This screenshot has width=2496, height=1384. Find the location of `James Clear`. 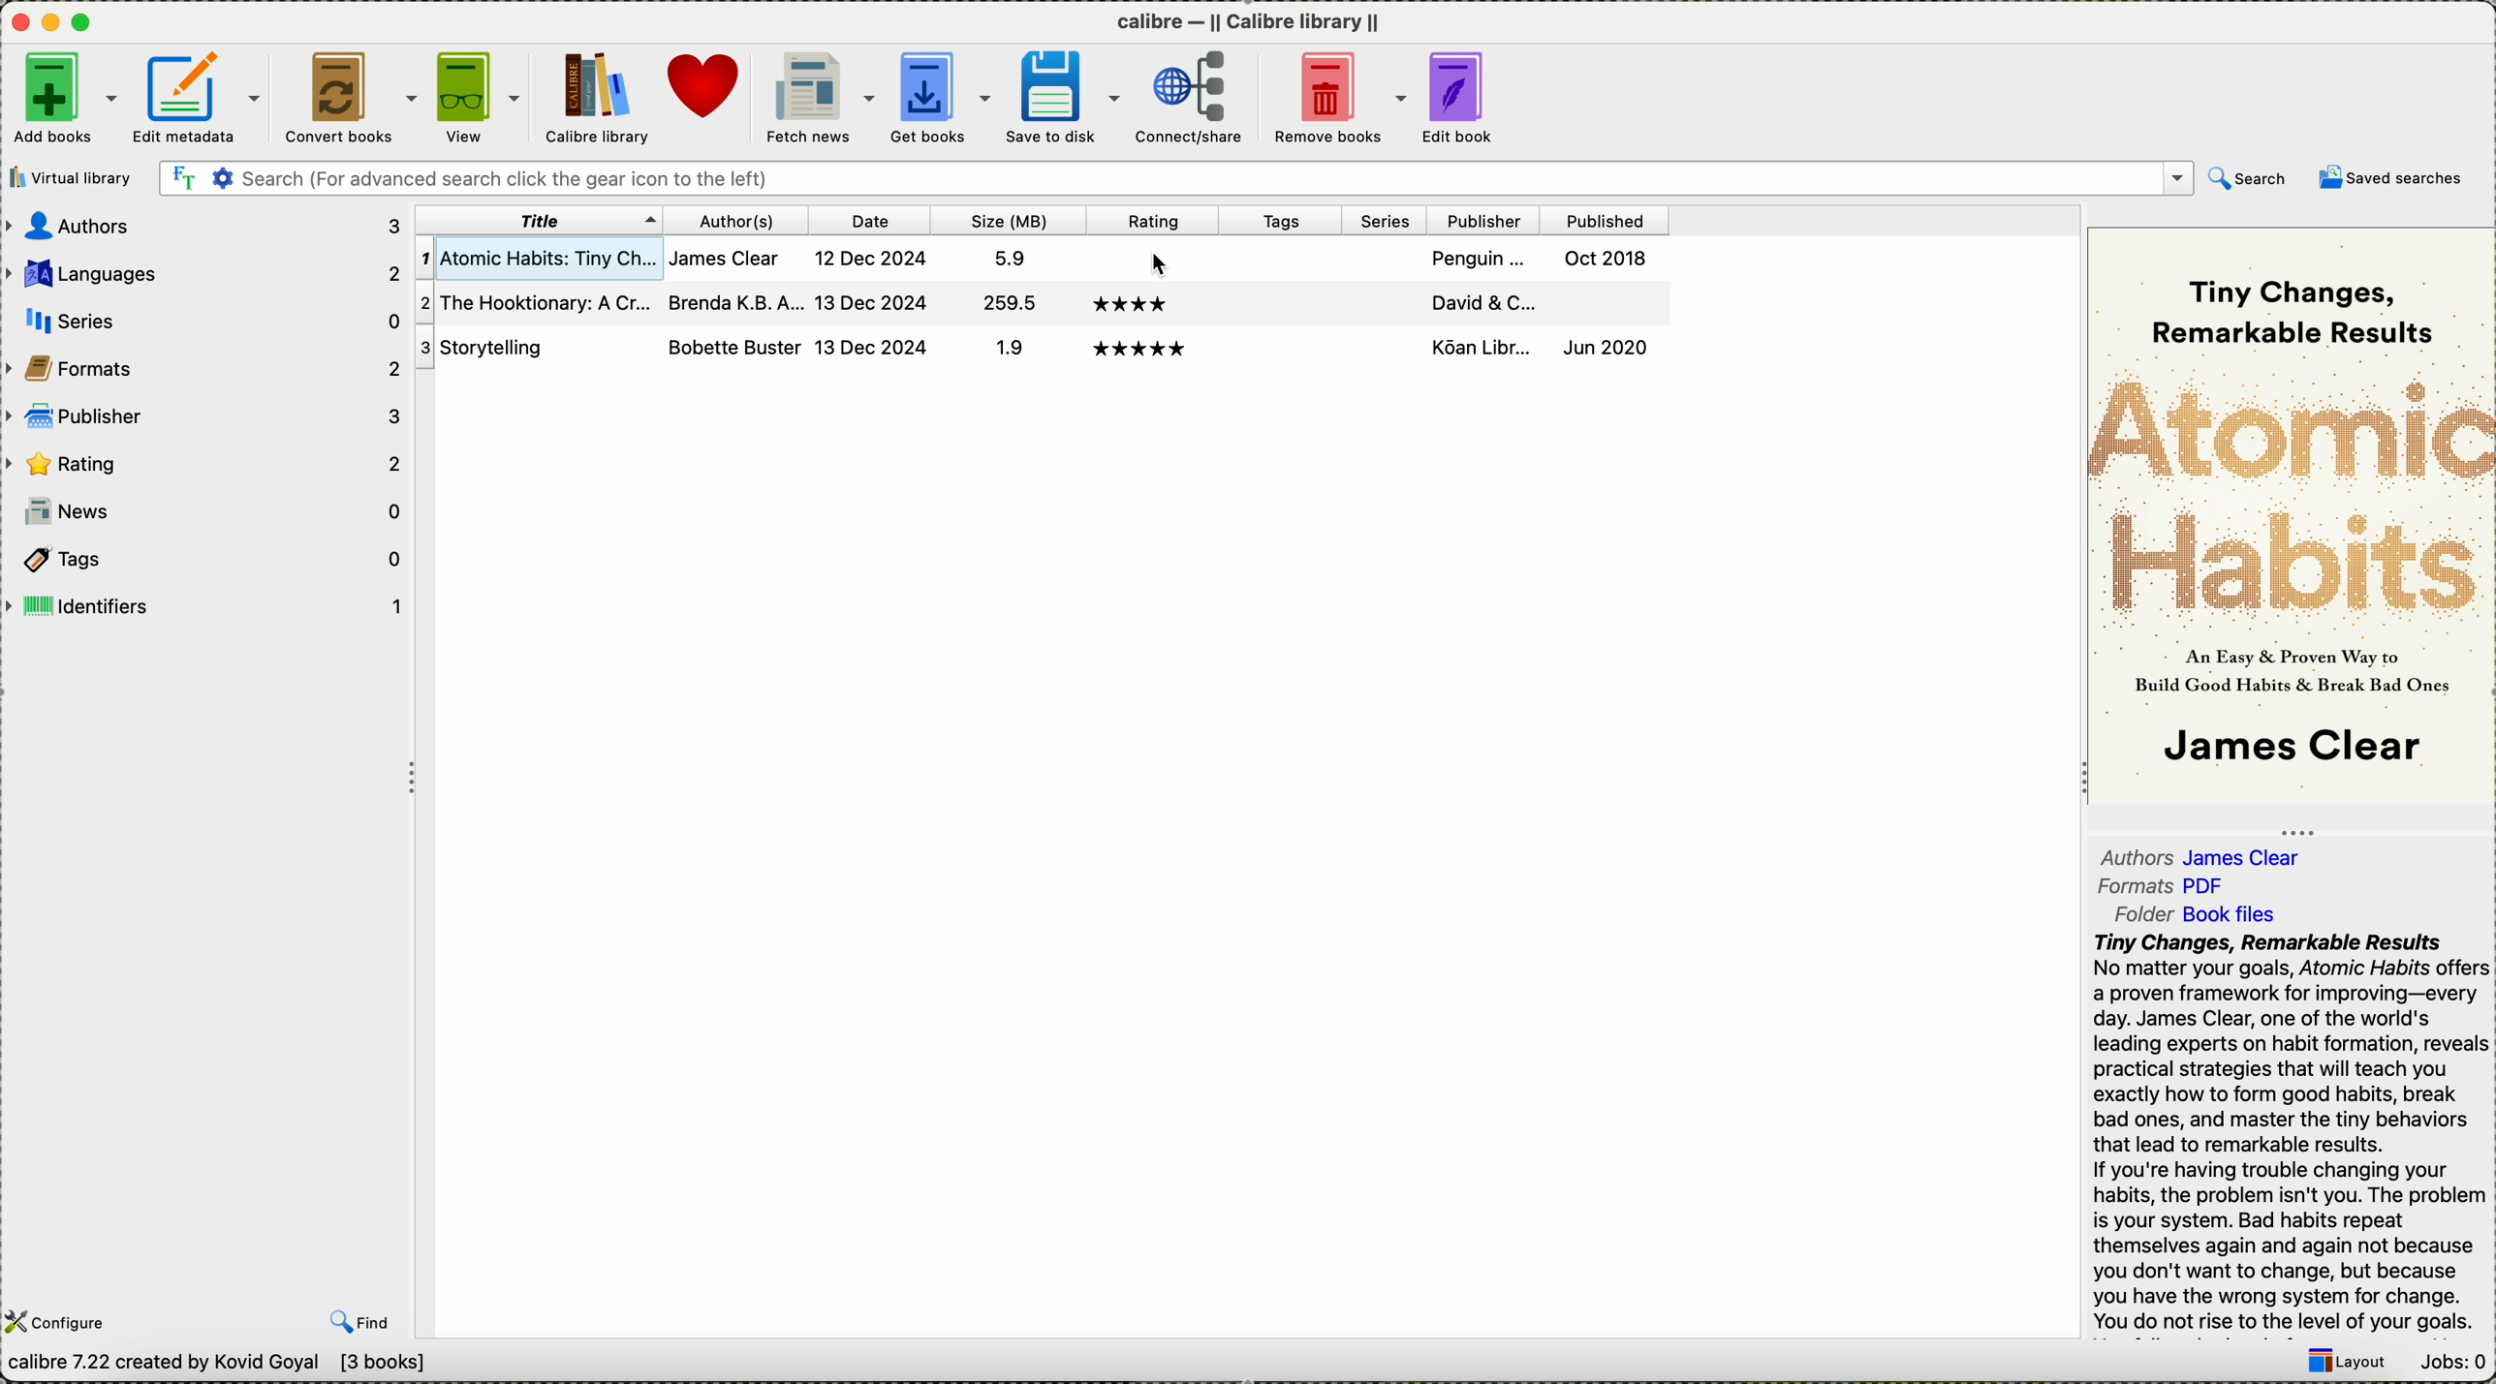

James Clear is located at coordinates (733, 258).